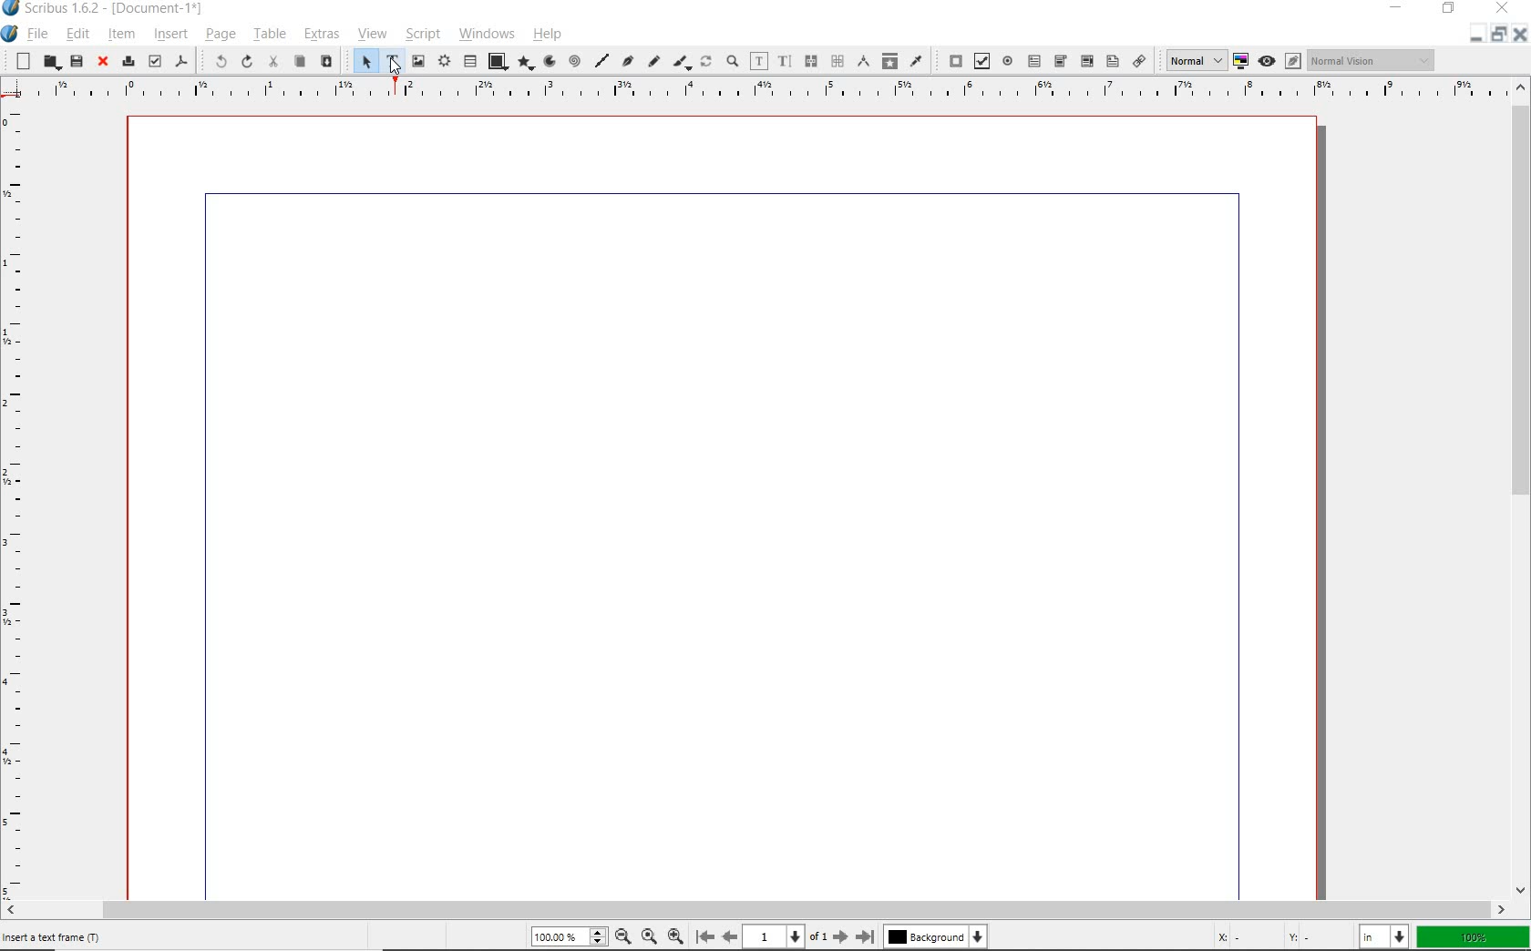 The height and width of the screenshot is (951, 1531). Describe the element at coordinates (1384, 937) in the screenshot. I see `select unit: in` at that location.